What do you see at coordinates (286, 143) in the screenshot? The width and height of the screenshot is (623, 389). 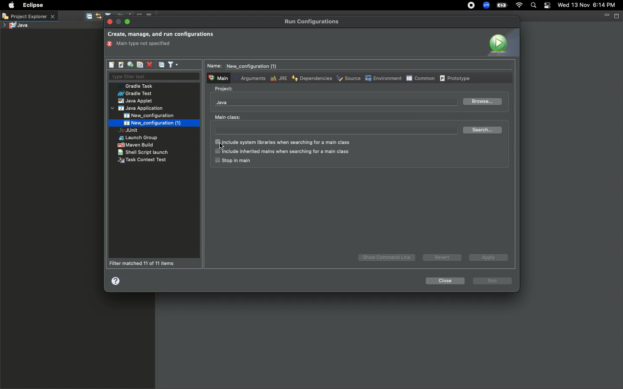 I see `include system libraries when searching for a main class` at bounding box center [286, 143].